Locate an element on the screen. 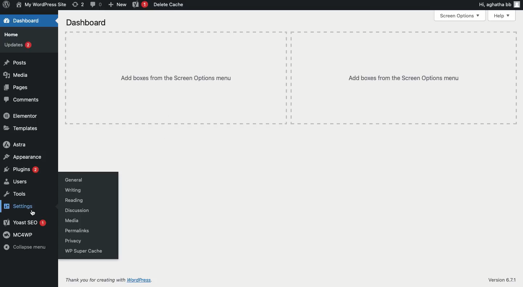 This screenshot has width=523, height=287. Version 6.7 is located at coordinates (500, 279).